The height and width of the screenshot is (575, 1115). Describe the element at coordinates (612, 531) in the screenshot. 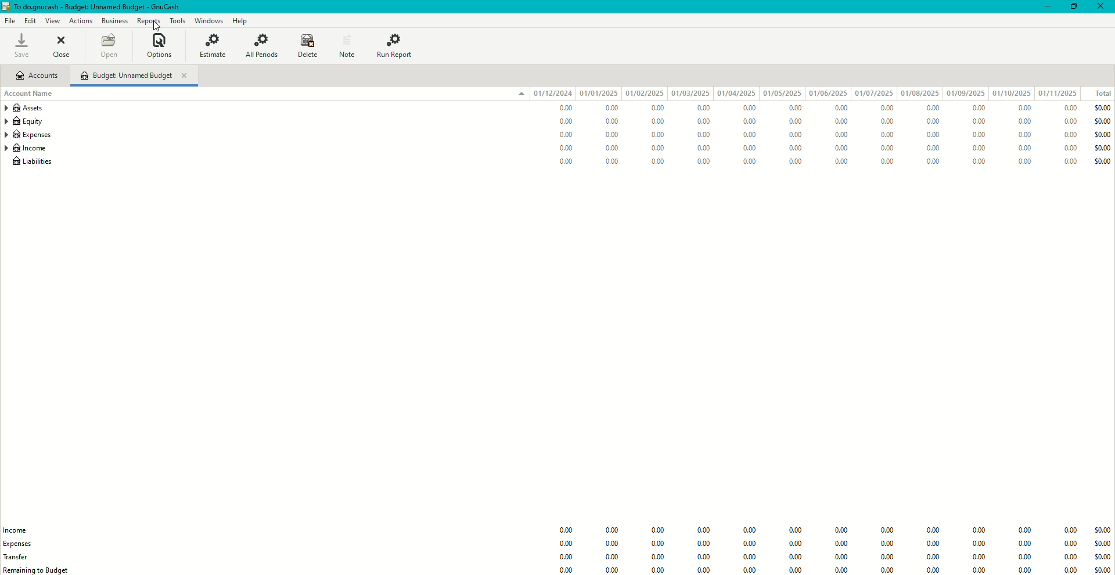

I see `0.00` at that location.